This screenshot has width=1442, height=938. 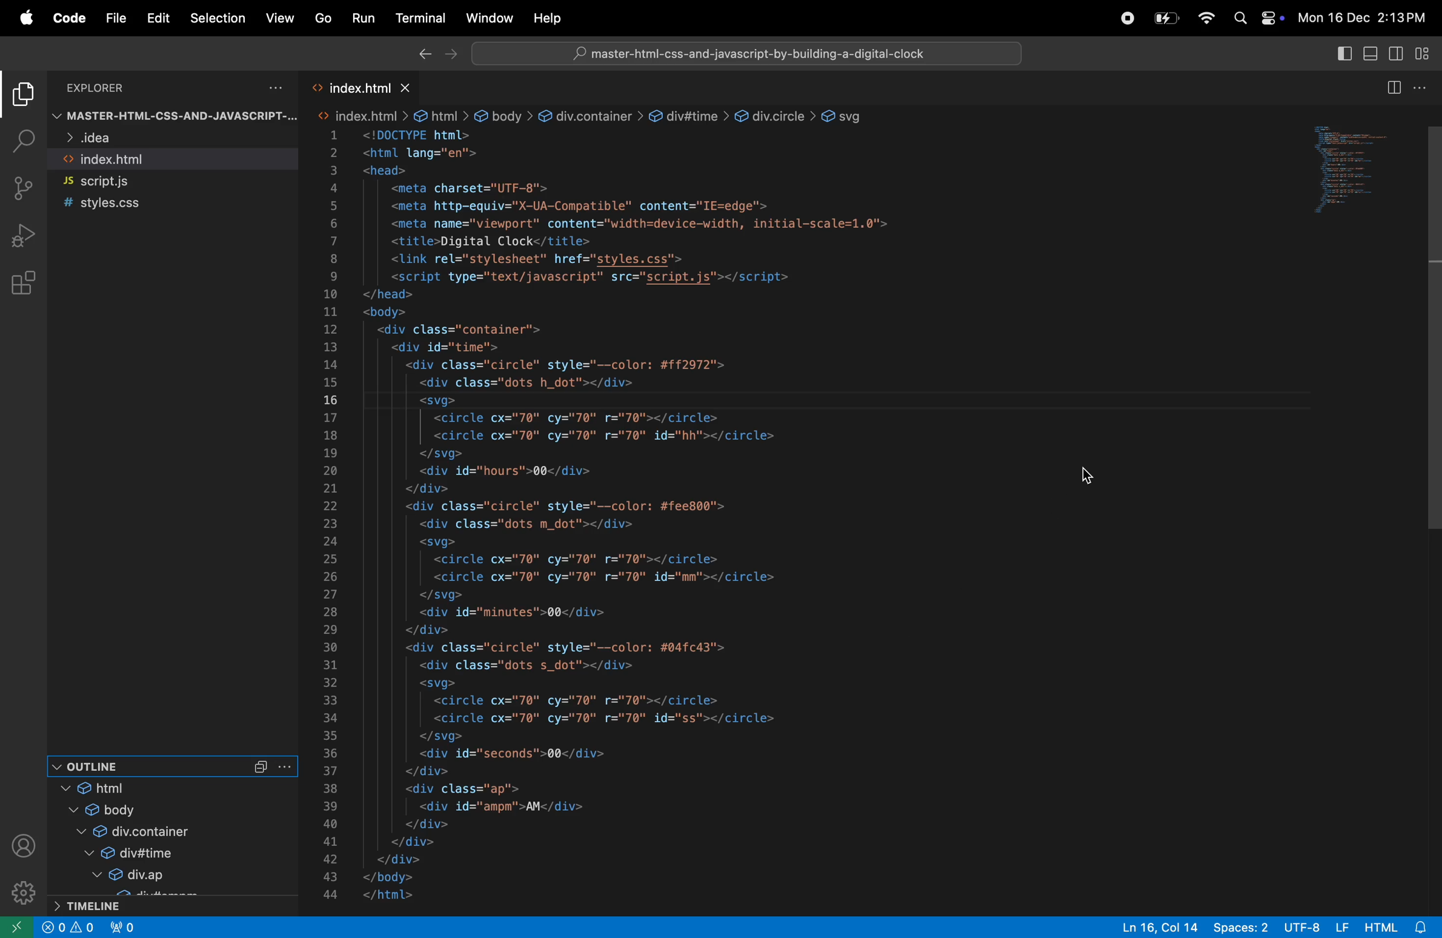 What do you see at coordinates (423, 53) in the screenshot?
I see `Backward` at bounding box center [423, 53].